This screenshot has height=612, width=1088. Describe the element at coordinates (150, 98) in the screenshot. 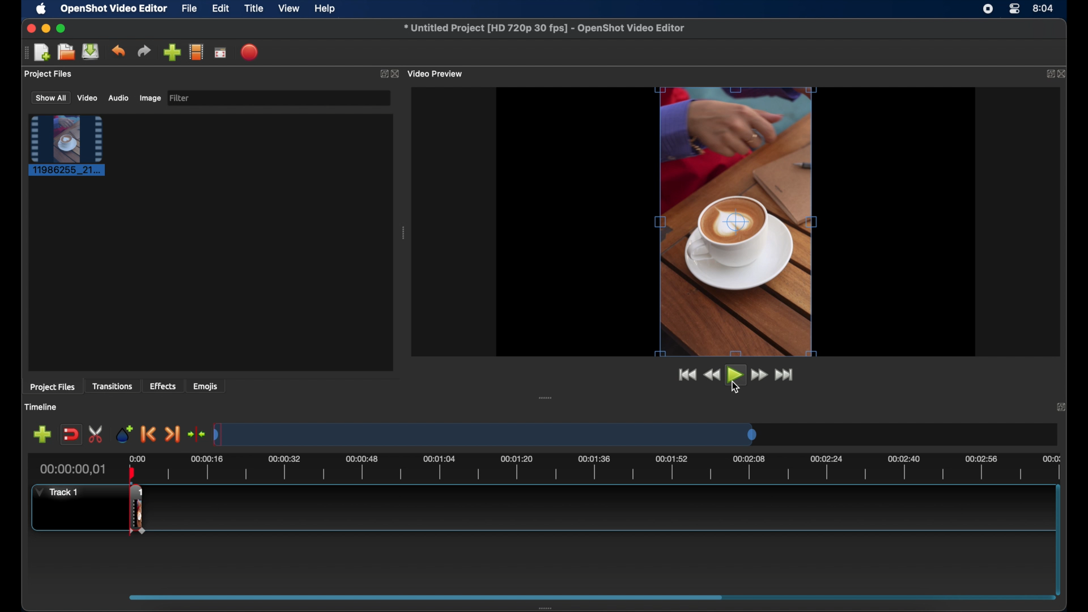

I see `image` at that location.